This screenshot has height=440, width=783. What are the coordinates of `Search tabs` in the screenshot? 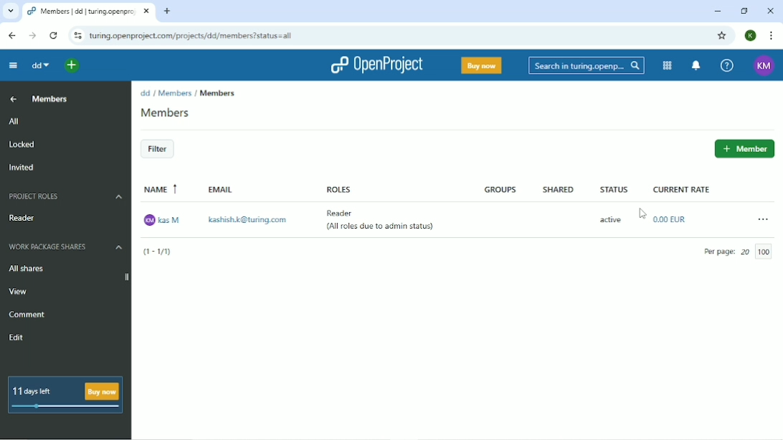 It's located at (10, 11).